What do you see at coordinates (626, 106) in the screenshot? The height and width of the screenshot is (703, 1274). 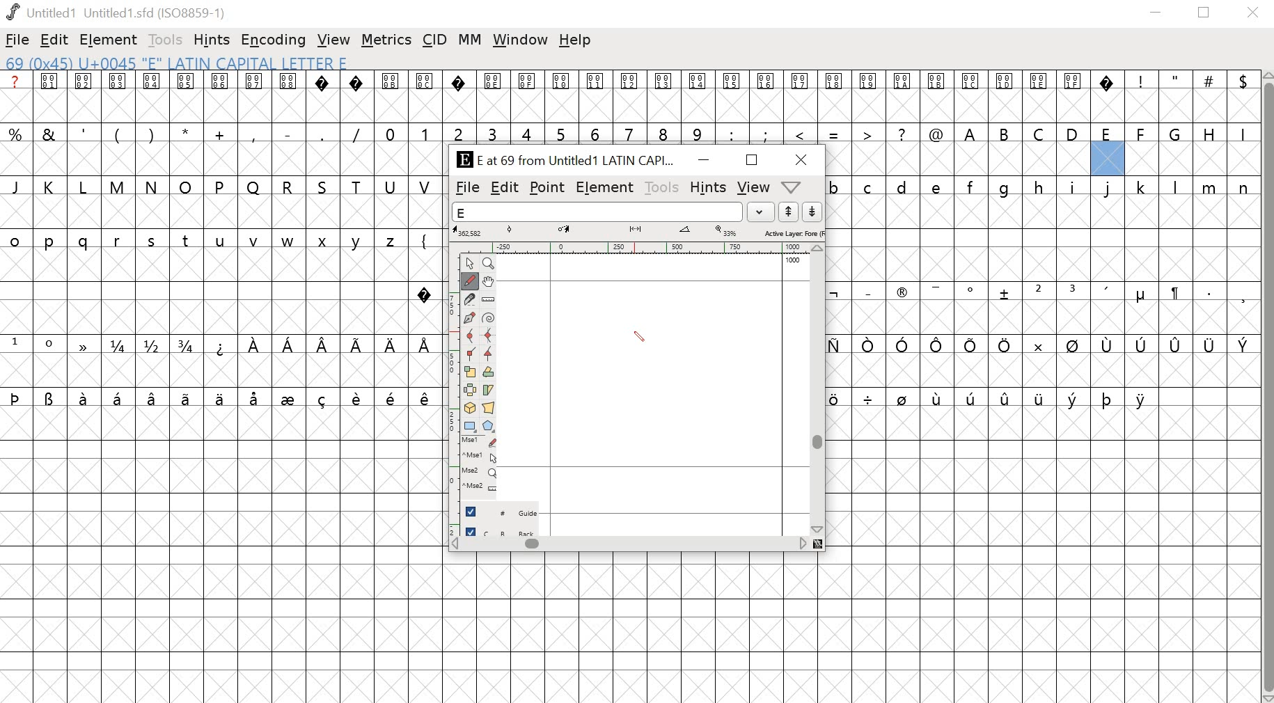 I see `empty cells` at bounding box center [626, 106].